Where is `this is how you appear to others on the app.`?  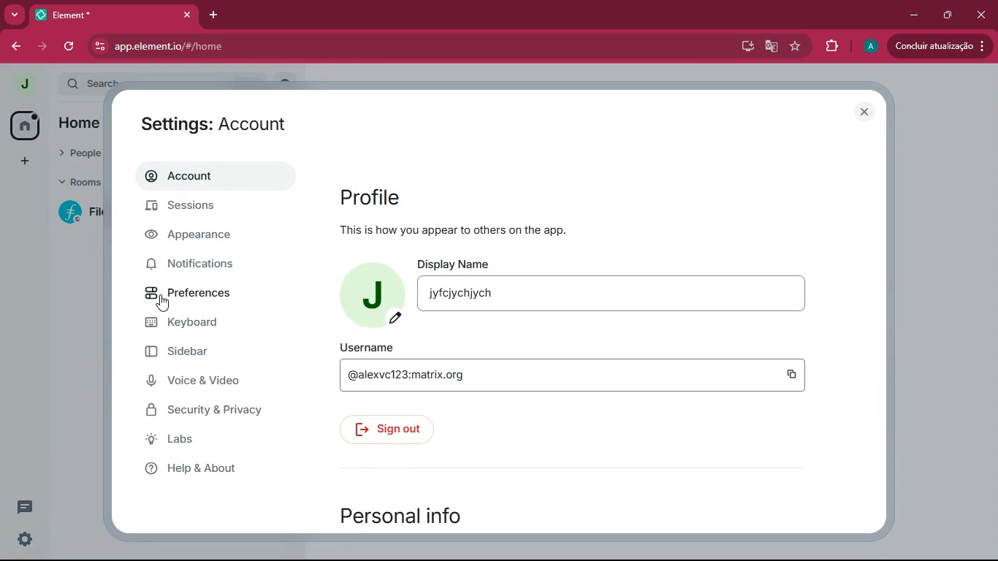
this is how you appear to others on the app. is located at coordinates (454, 229).